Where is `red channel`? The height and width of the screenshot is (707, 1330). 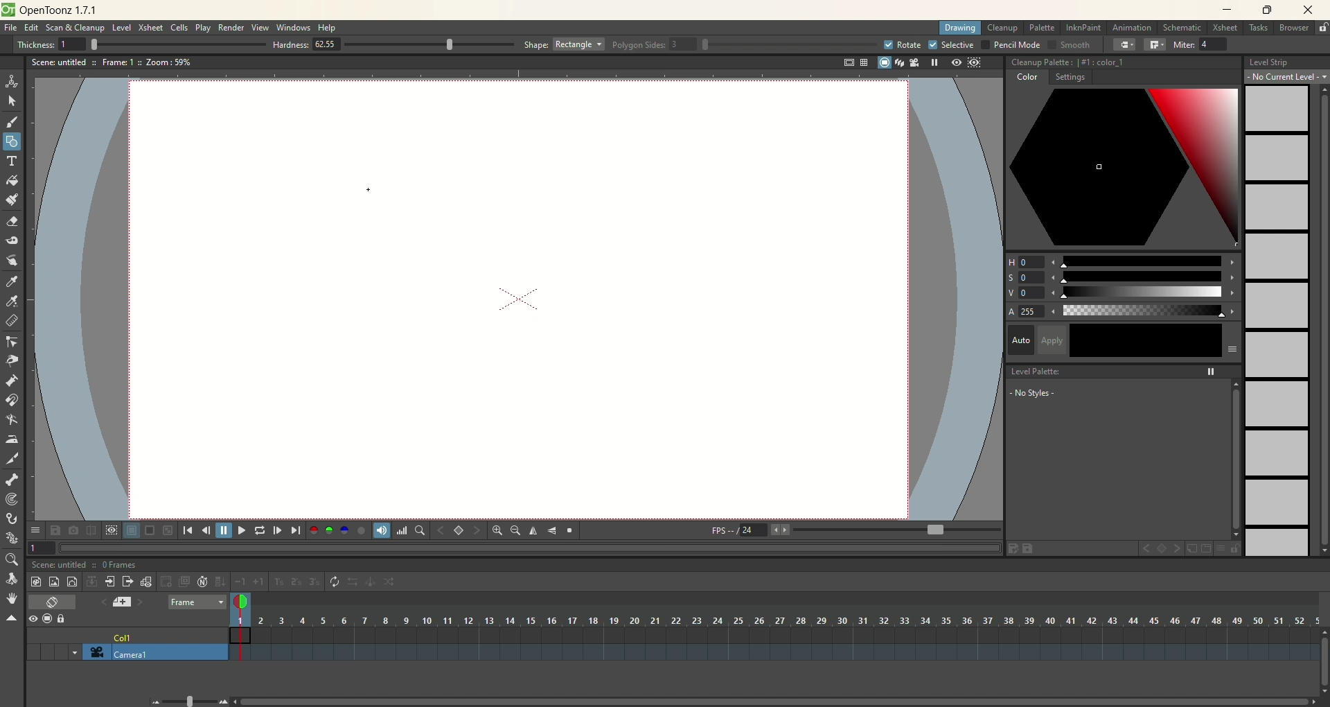 red channel is located at coordinates (314, 529).